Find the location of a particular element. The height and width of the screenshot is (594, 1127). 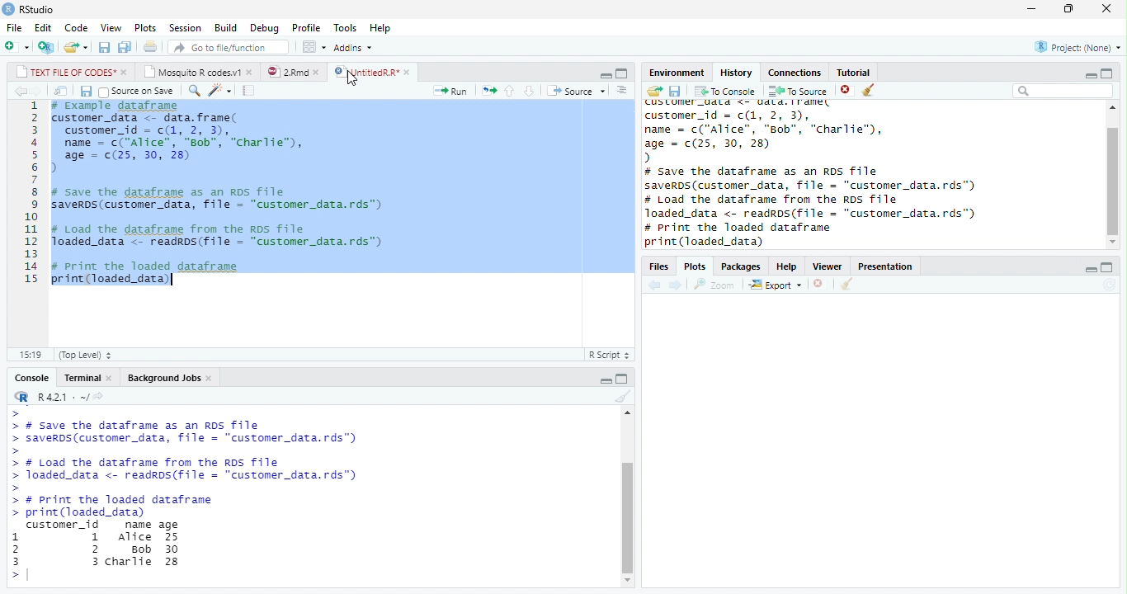

# Save the dataframe as an RDS file
saverDS (customer_data, file = "customer_data.rds") is located at coordinates (818, 178).